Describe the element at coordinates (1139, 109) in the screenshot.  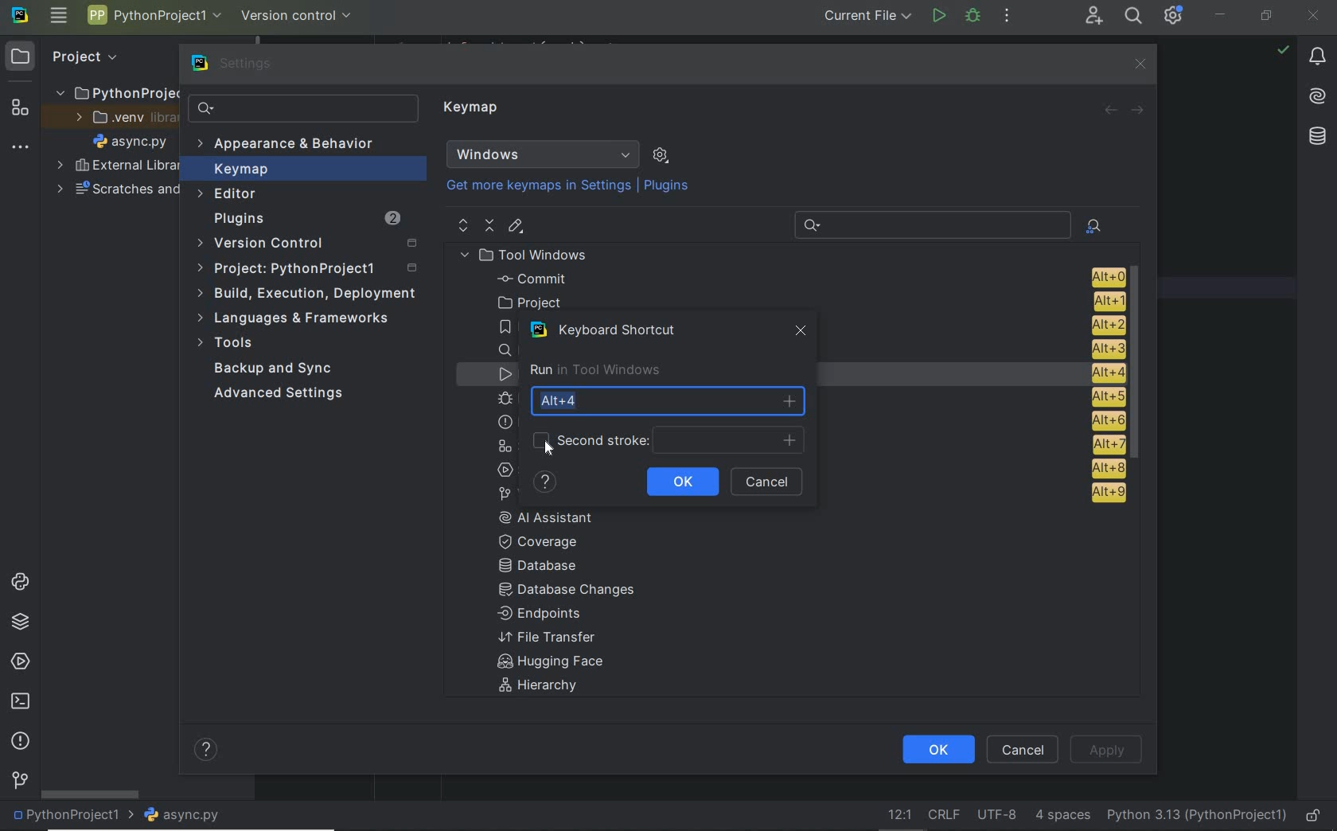
I see `forward` at that location.